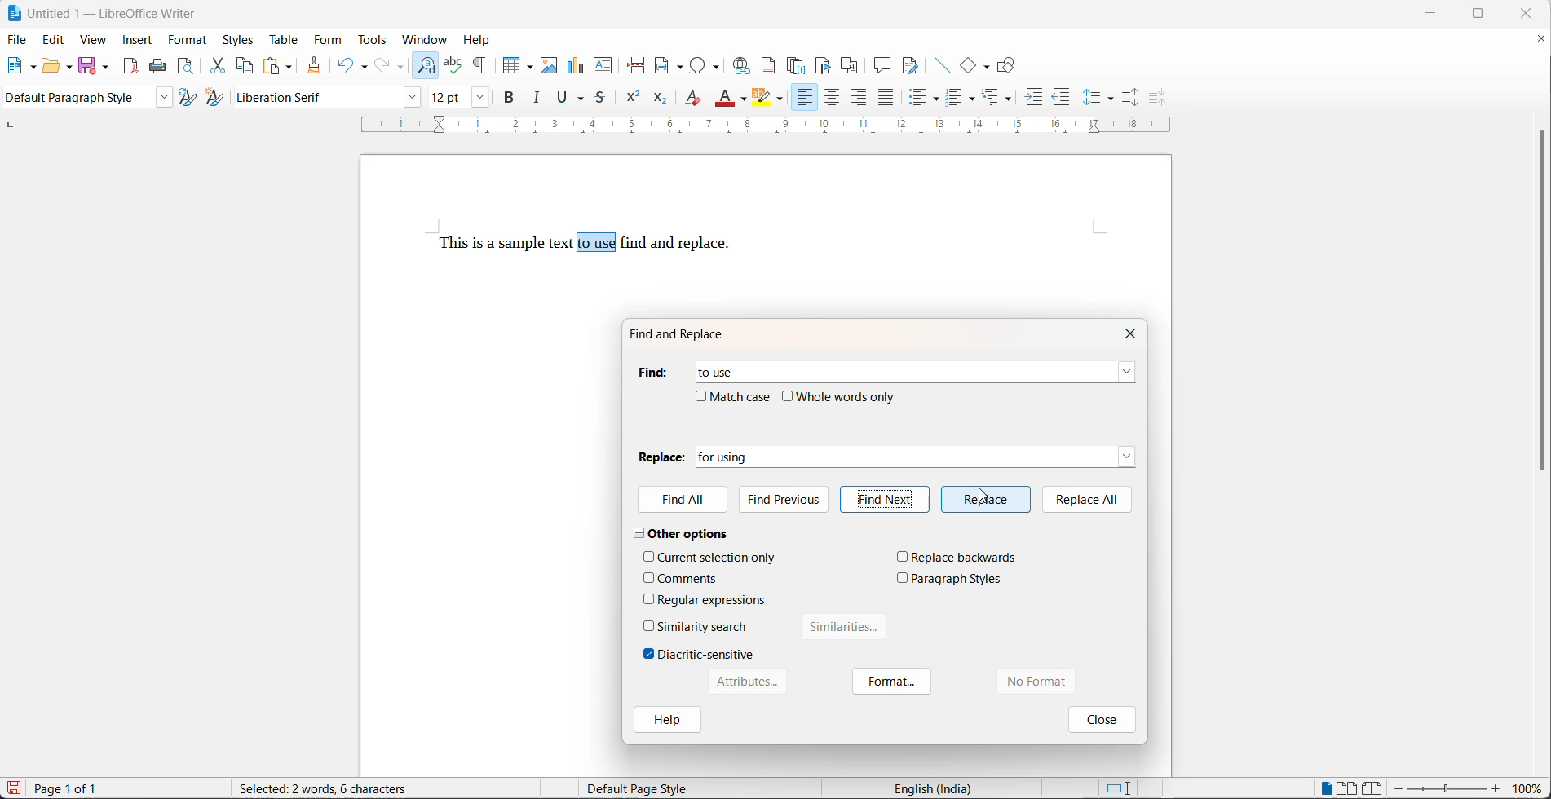 The image size is (1551, 799). I want to click on spellings, so click(453, 60).